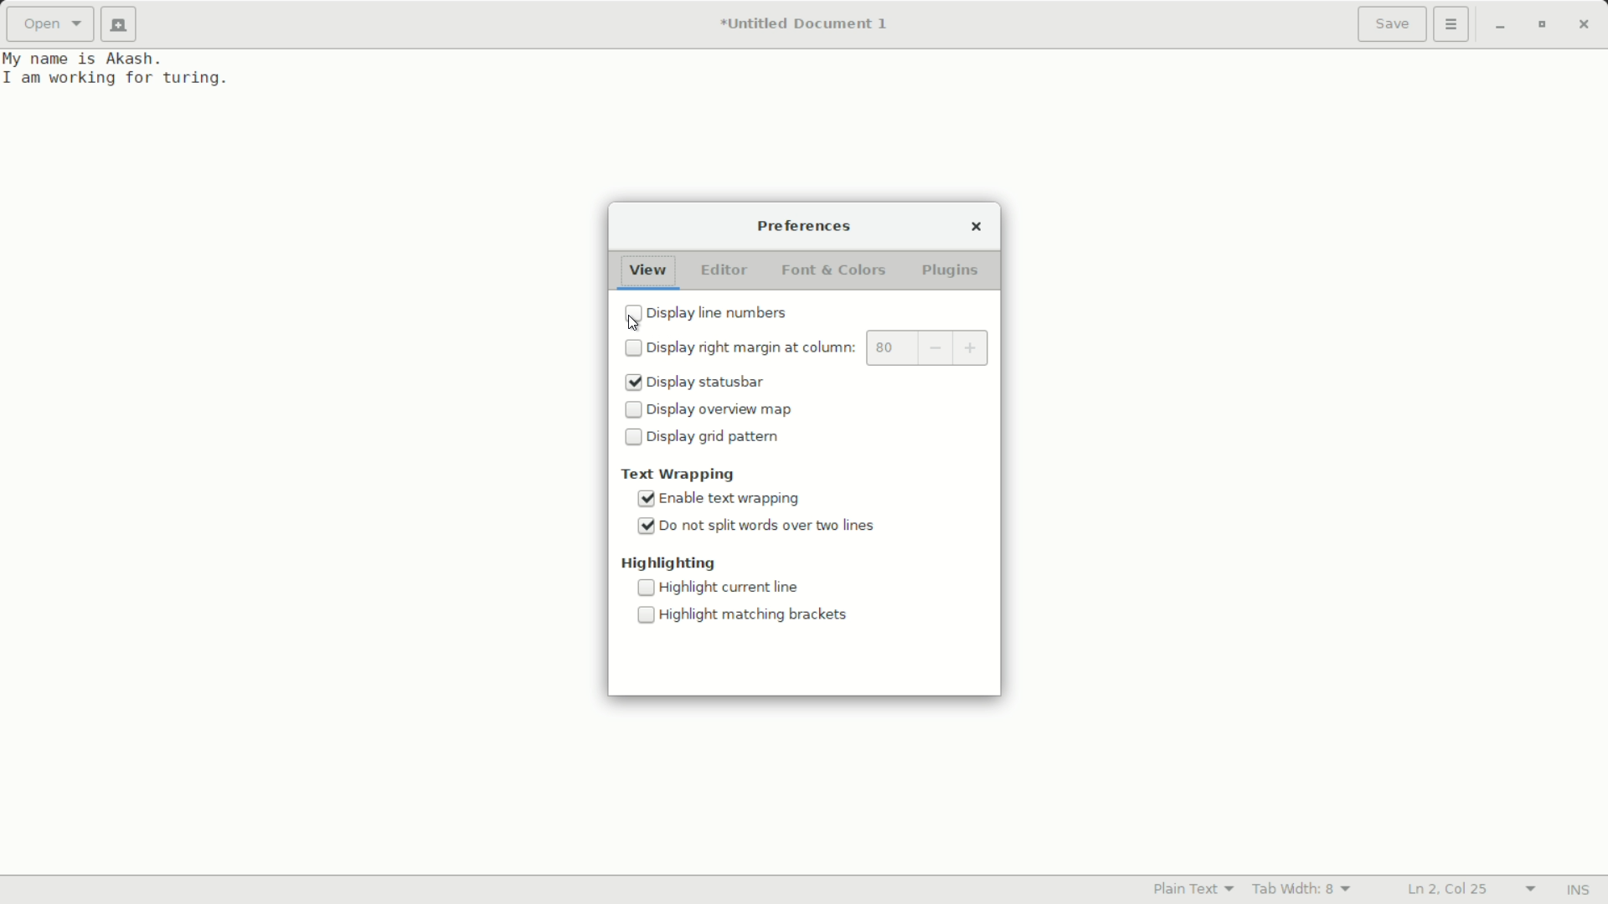 This screenshot has height=904, width=1608. I want to click on *Untitled Document 1, so click(809, 25).